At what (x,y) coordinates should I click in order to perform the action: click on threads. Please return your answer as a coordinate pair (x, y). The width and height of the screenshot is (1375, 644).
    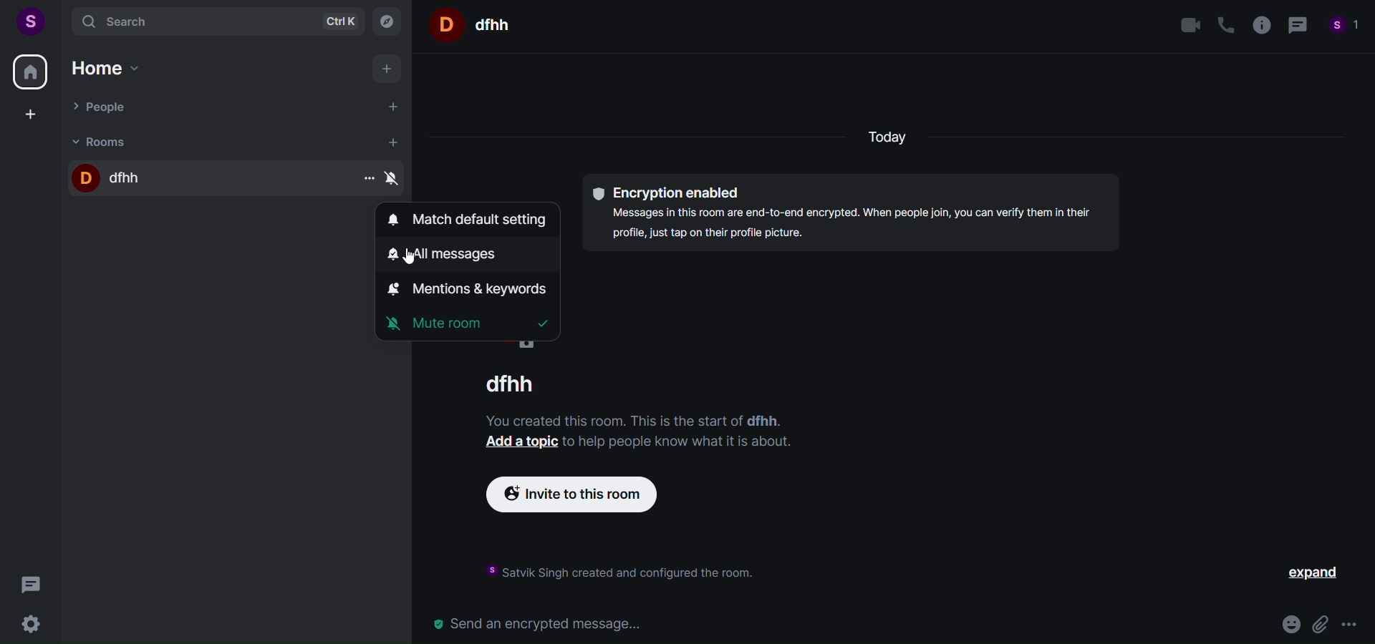
    Looking at the image, I should click on (29, 585).